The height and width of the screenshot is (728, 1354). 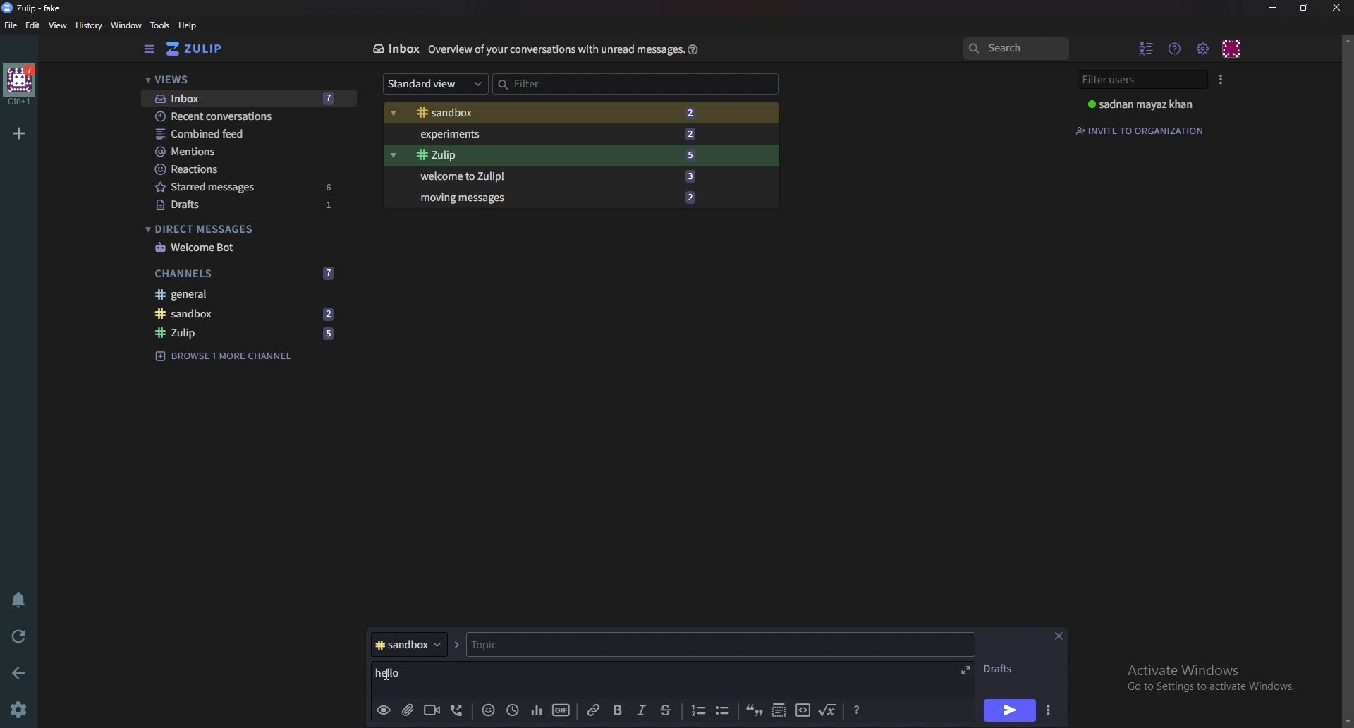 What do you see at coordinates (434, 83) in the screenshot?
I see `Standard view` at bounding box center [434, 83].